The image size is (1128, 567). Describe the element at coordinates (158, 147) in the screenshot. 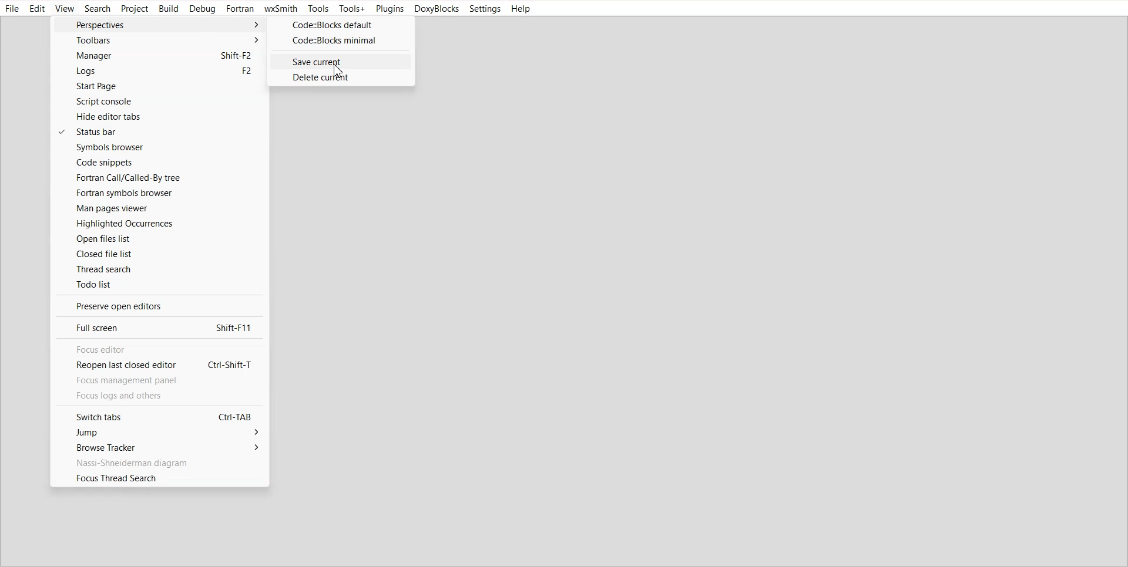

I see `Symbol browser` at that location.